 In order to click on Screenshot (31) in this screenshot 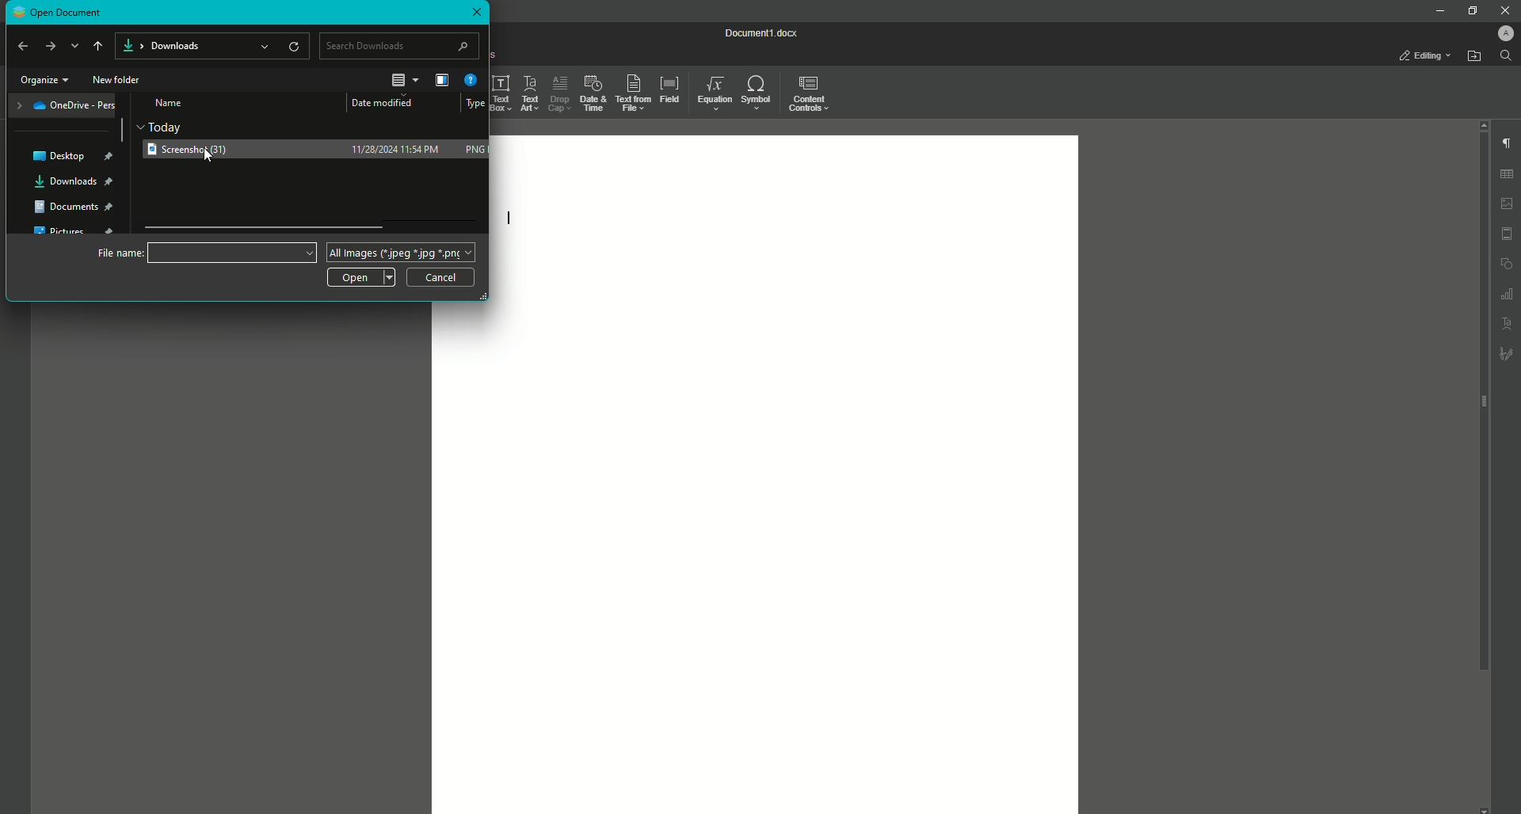, I will do `click(193, 151)`.